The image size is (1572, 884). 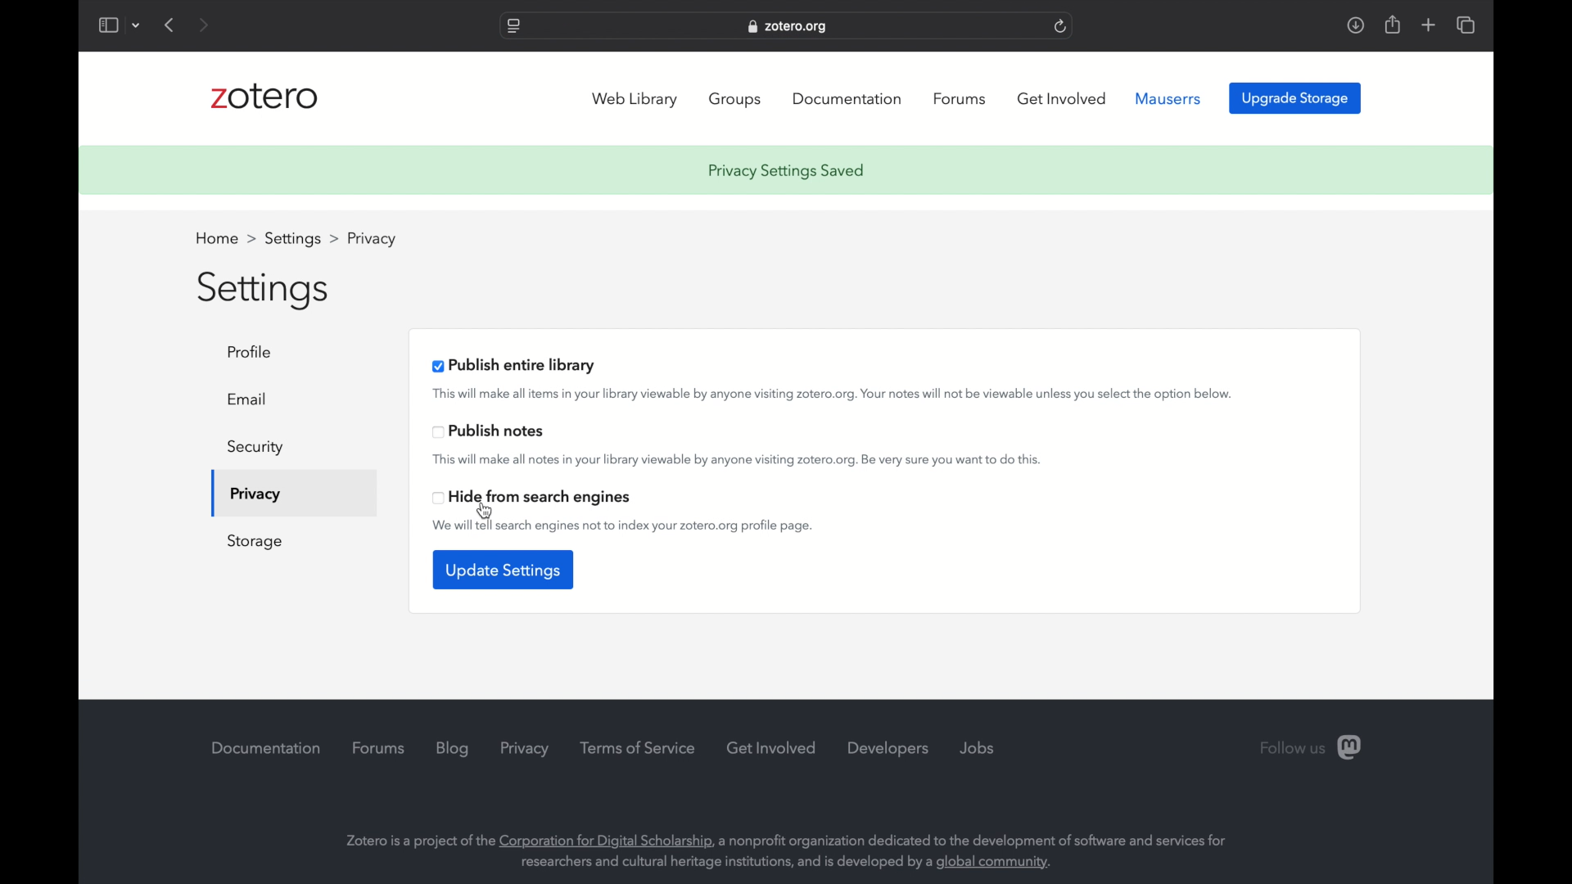 I want to click on update settings, so click(x=504, y=569).